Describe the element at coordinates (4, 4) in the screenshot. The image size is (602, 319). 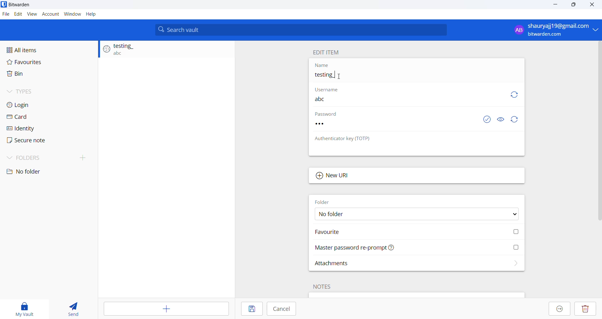
I see `application logo` at that location.